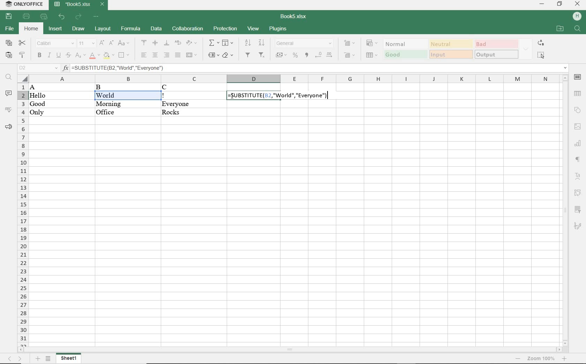  I want to click on rows, so click(22, 214).